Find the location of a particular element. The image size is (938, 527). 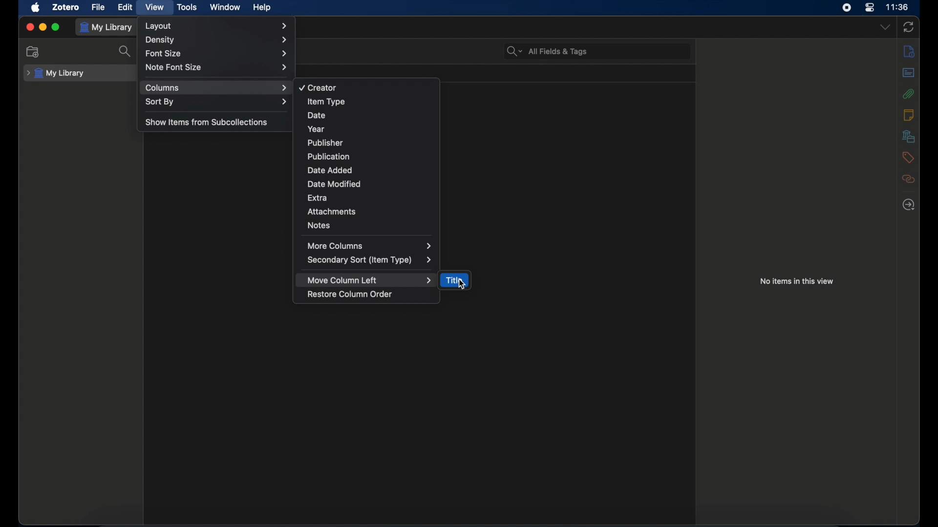

font size is located at coordinates (216, 54).